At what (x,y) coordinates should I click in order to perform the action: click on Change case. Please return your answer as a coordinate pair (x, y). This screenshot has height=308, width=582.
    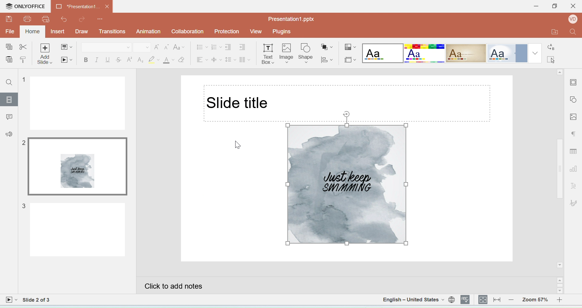
    Looking at the image, I should click on (179, 47).